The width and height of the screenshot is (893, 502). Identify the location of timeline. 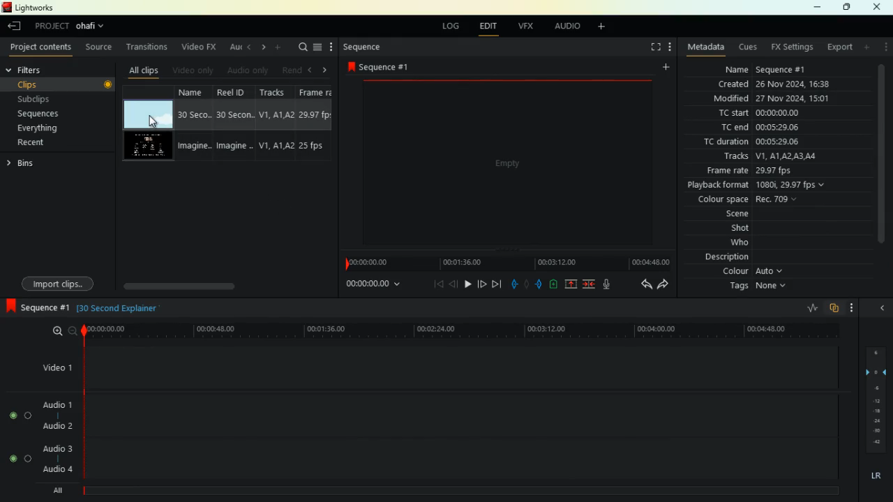
(504, 261).